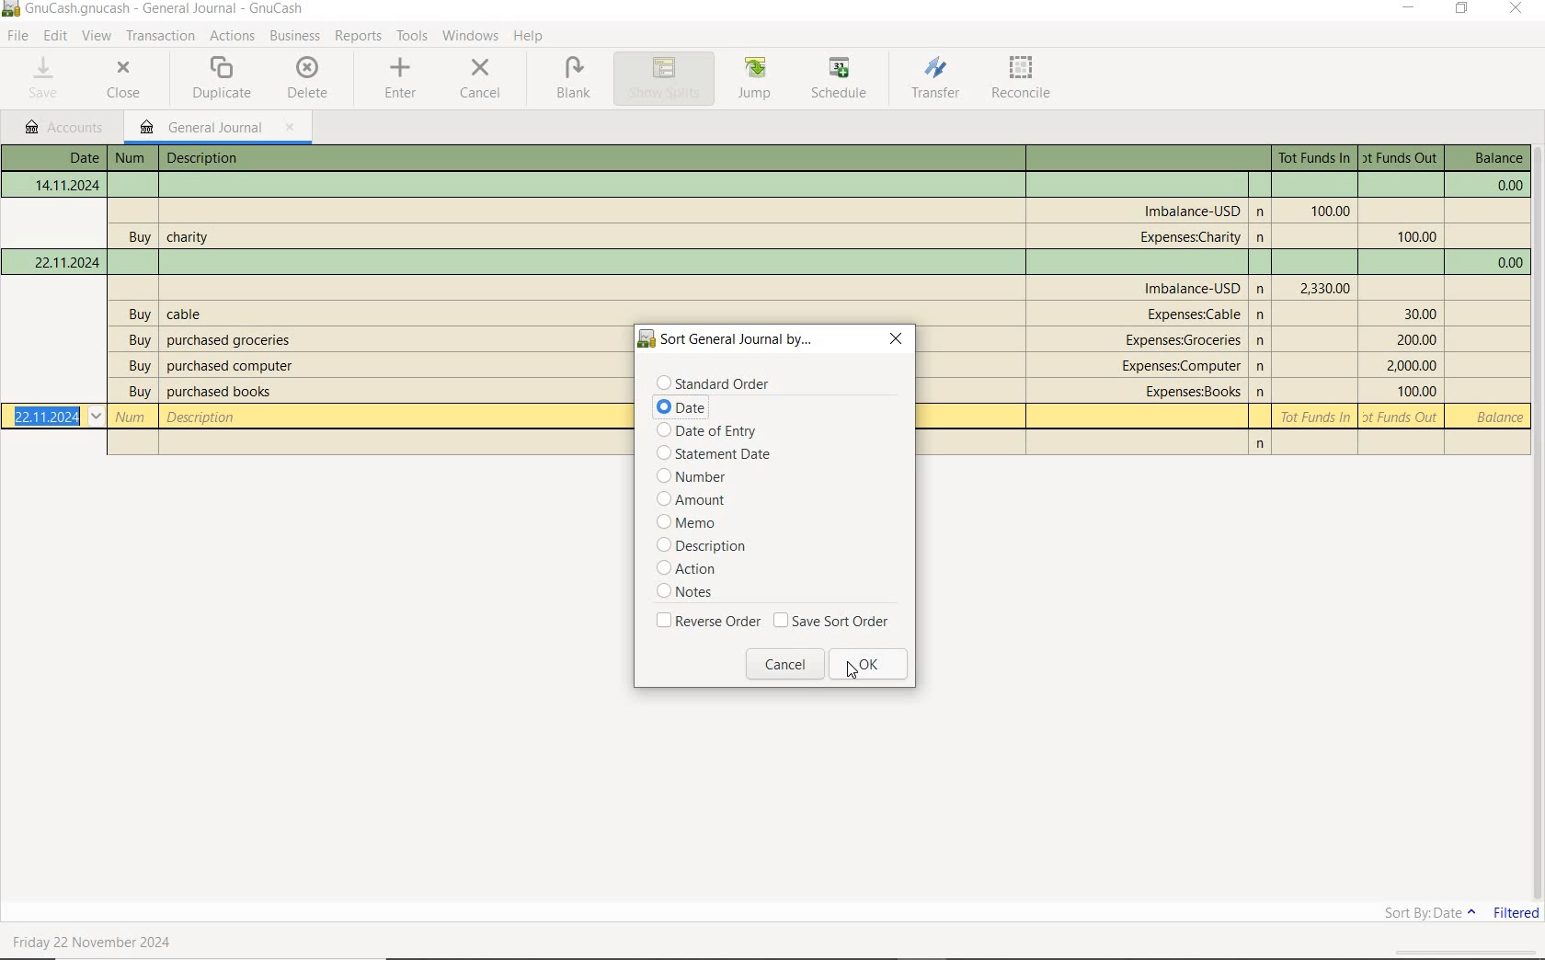 This screenshot has height=960, width=1545. Describe the element at coordinates (360, 37) in the screenshot. I see `REPORTS` at that location.